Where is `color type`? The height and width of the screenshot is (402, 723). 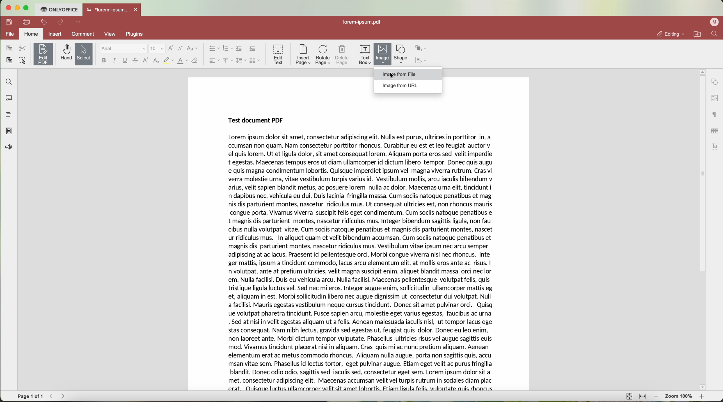 color type is located at coordinates (183, 61).